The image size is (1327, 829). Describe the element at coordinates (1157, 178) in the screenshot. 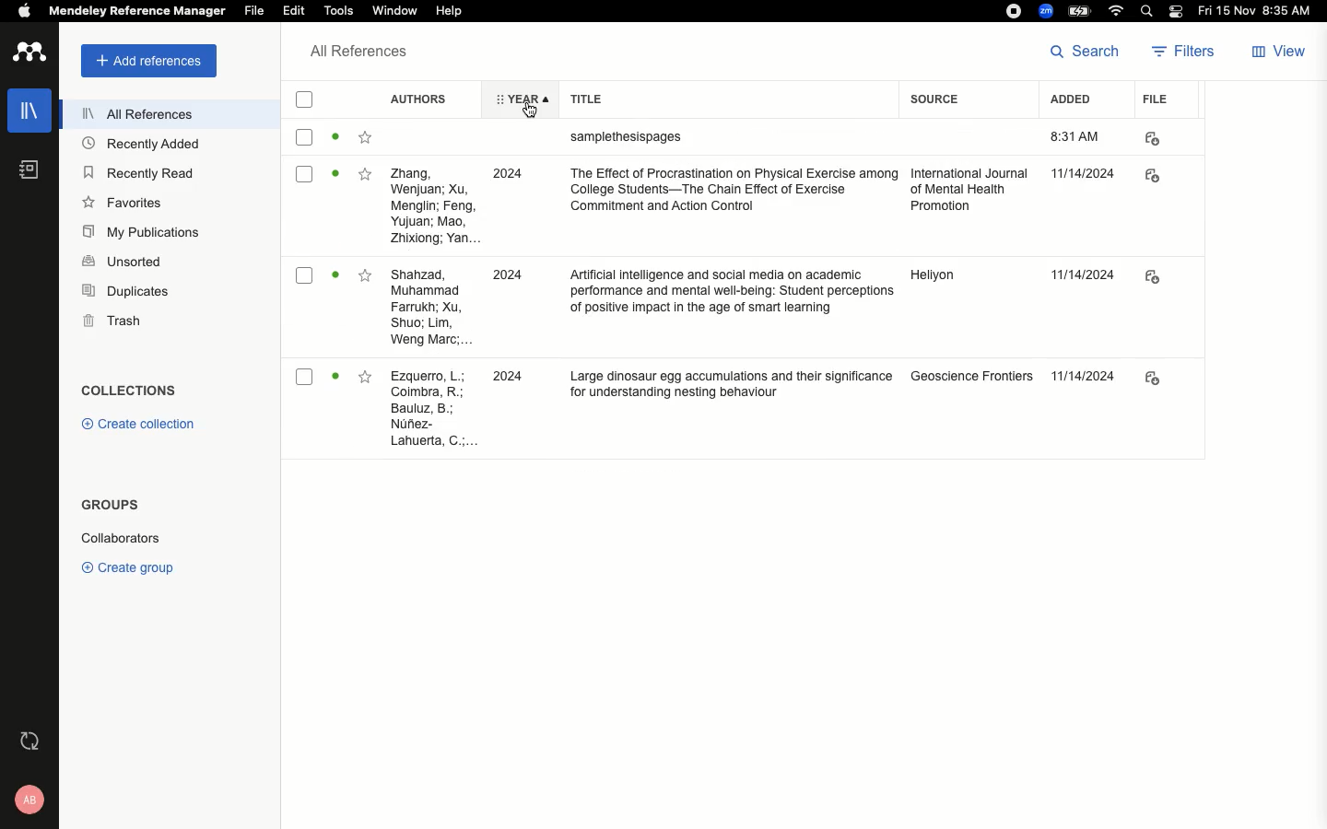

I see `file` at that location.